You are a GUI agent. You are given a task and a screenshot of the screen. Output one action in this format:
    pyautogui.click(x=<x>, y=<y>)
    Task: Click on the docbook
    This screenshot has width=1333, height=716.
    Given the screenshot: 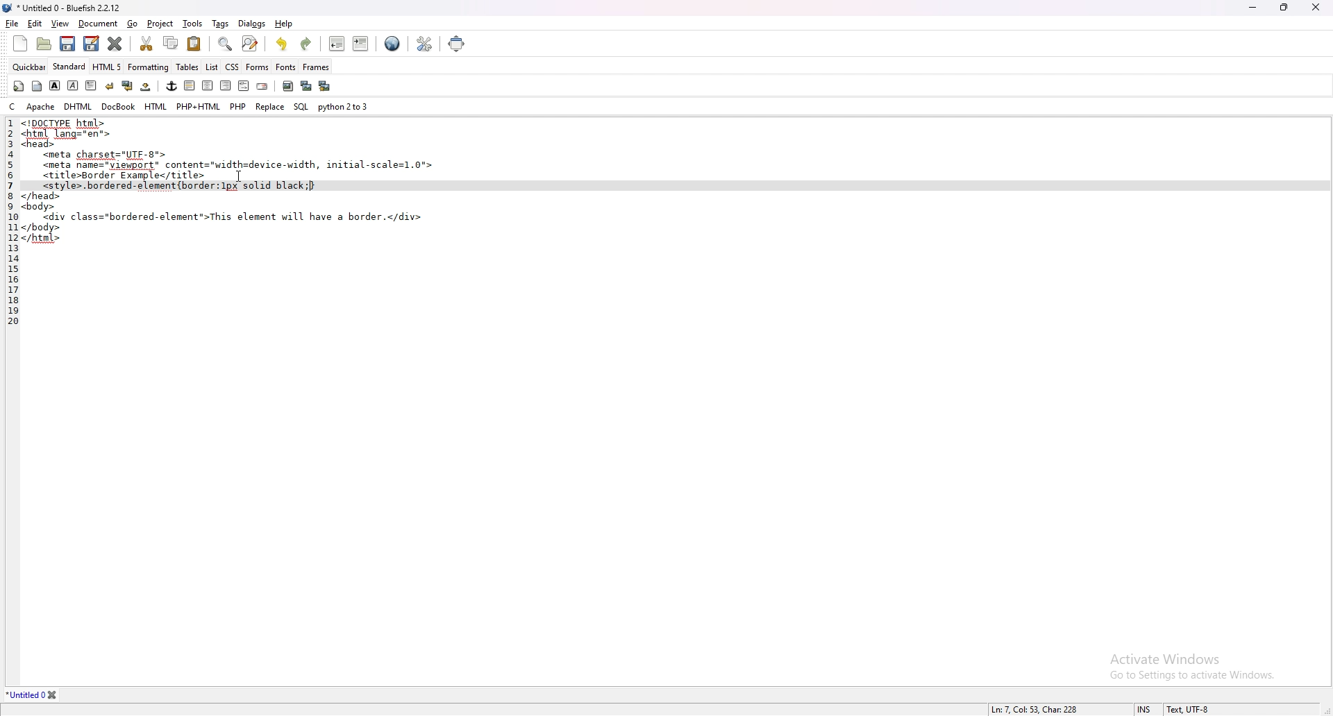 What is the action you would take?
    pyautogui.click(x=118, y=106)
    